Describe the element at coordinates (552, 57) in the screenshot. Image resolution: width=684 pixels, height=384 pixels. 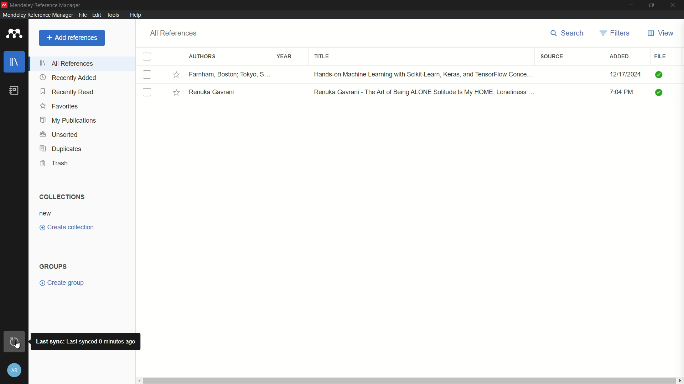
I see `source` at that location.